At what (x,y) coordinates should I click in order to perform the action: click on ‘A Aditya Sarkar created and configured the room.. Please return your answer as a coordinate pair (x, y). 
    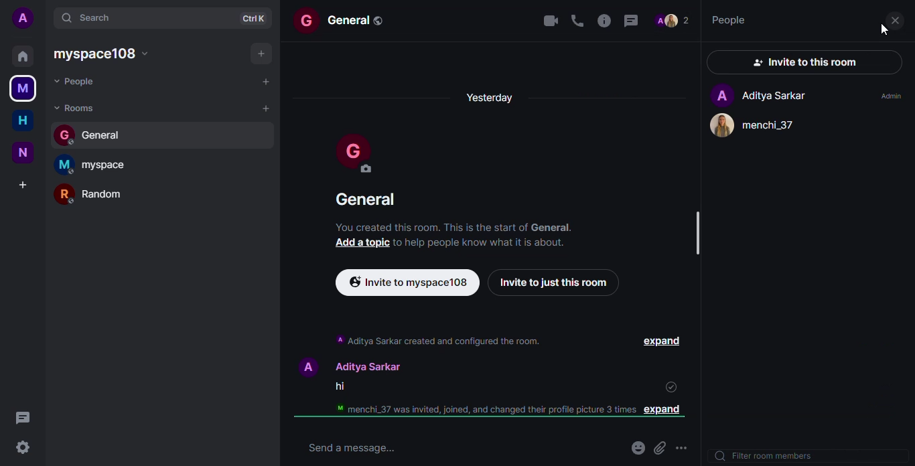
    Looking at the image, I should click on (438, 340).